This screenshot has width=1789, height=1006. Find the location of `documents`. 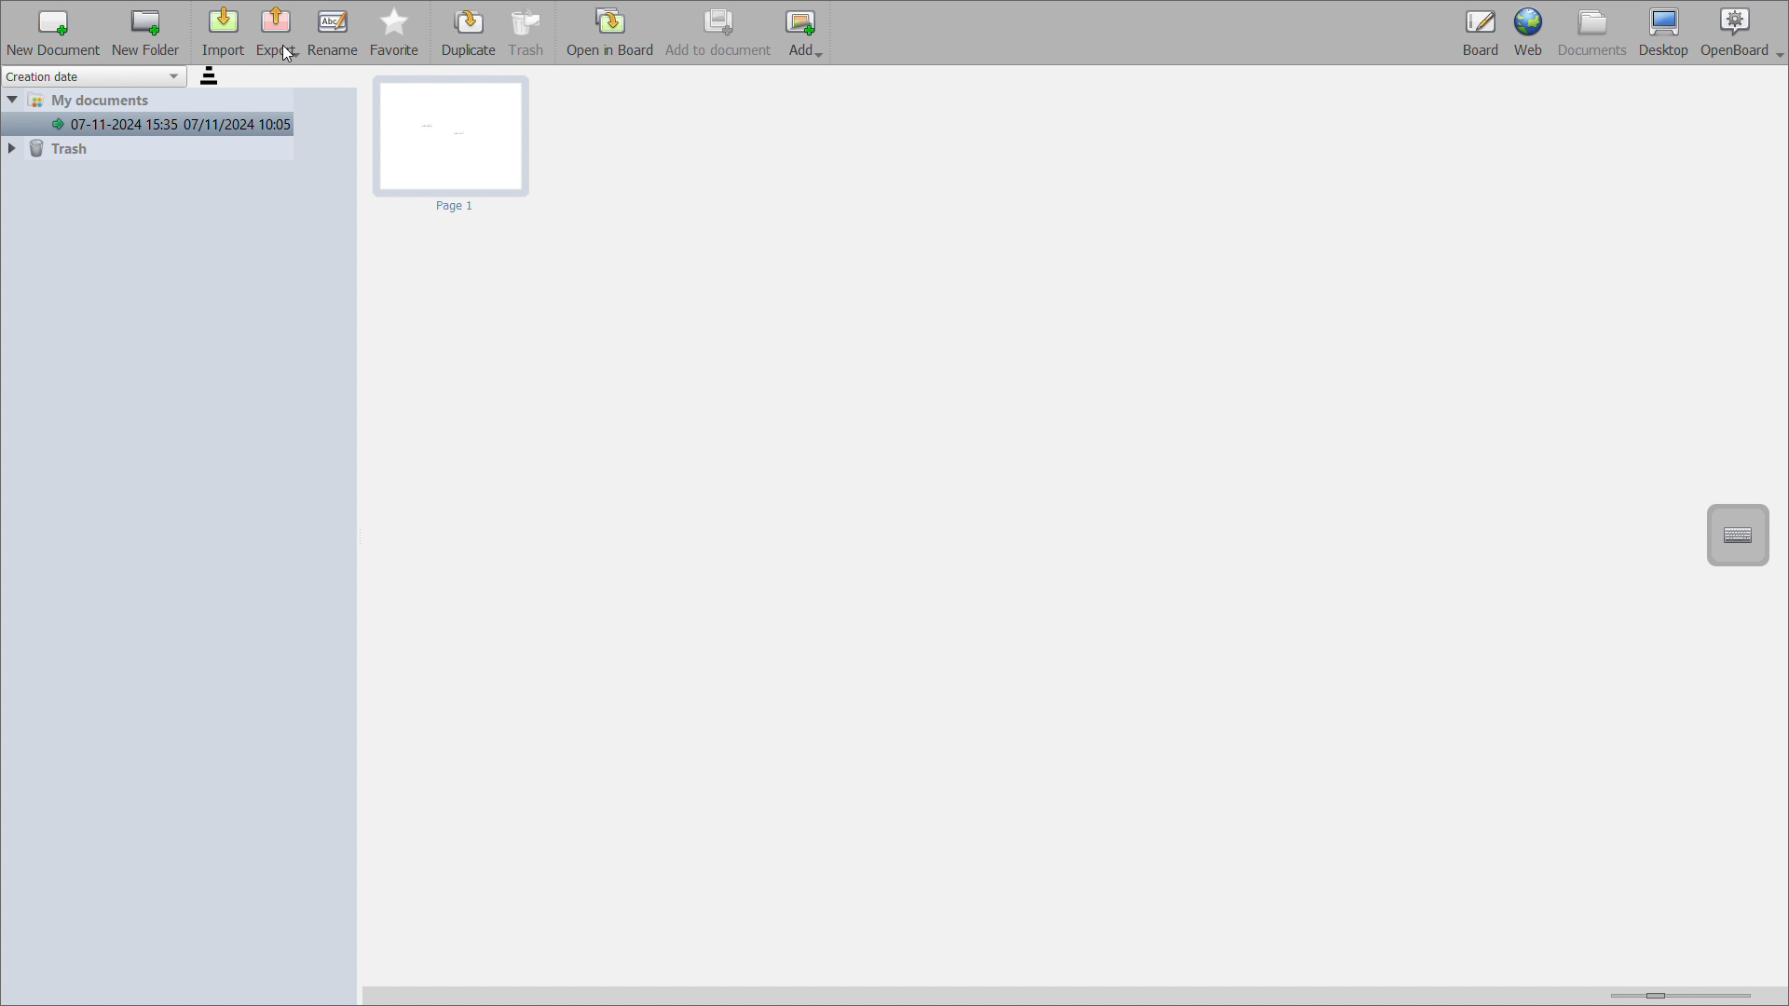

documents is located at coordinates (1593, 33).